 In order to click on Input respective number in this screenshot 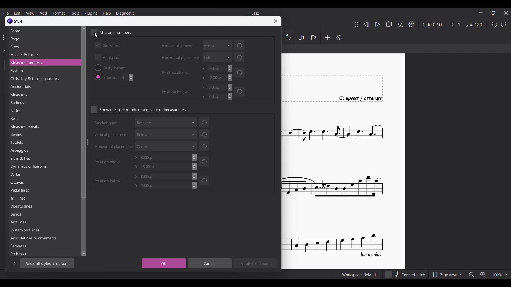, I will do `click(127, 77)`.